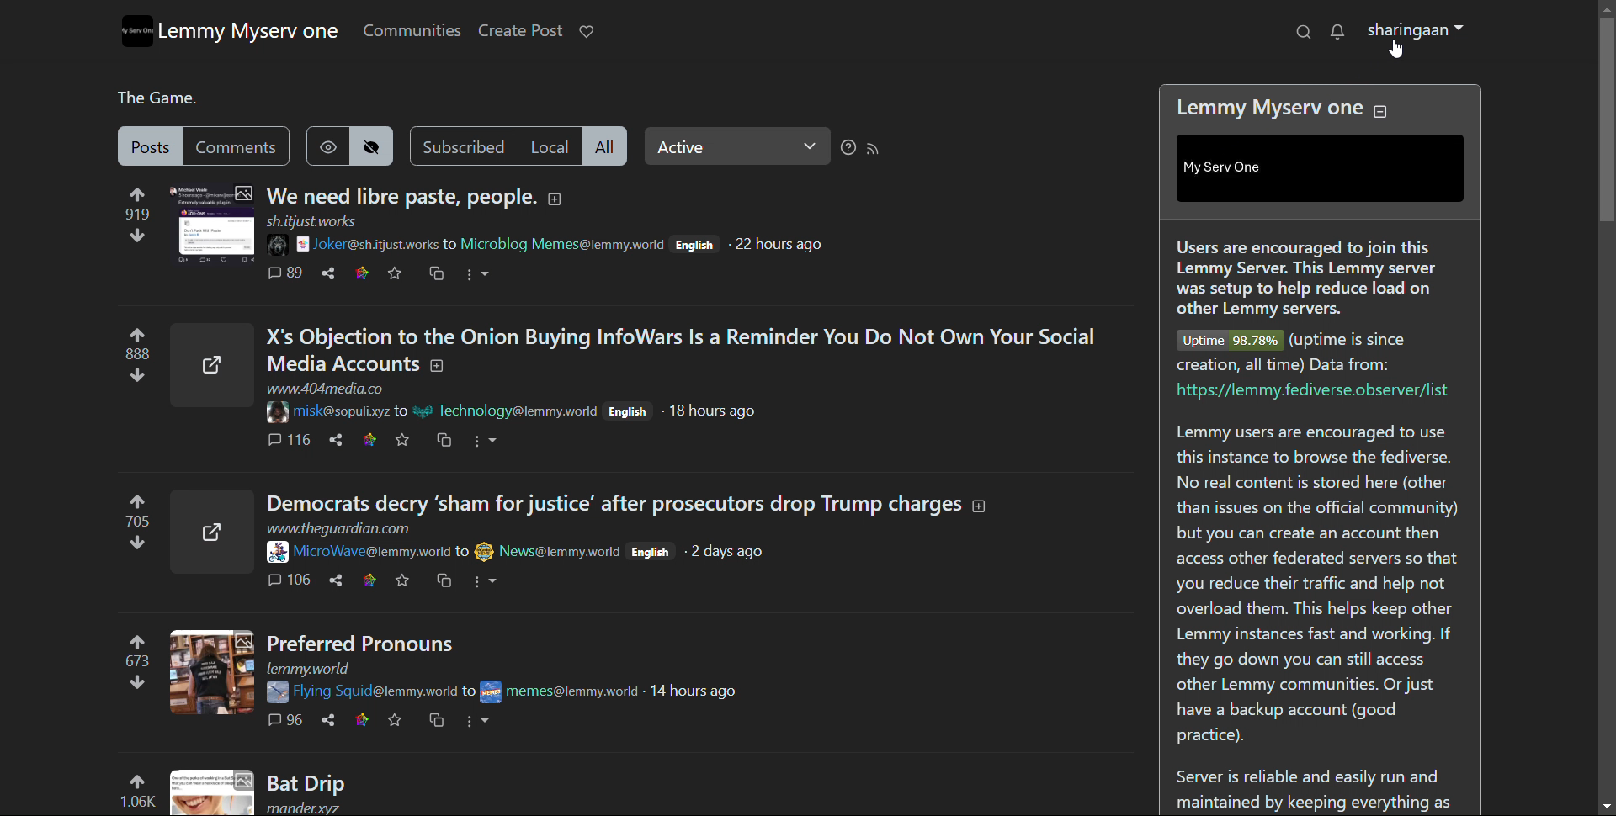 Image resolution: width=1616 pixels, height=816 pixels. What do you see at coordinates (130, 805) in the screenshot?
I see `1.06K` at bounding box center [130, 805].